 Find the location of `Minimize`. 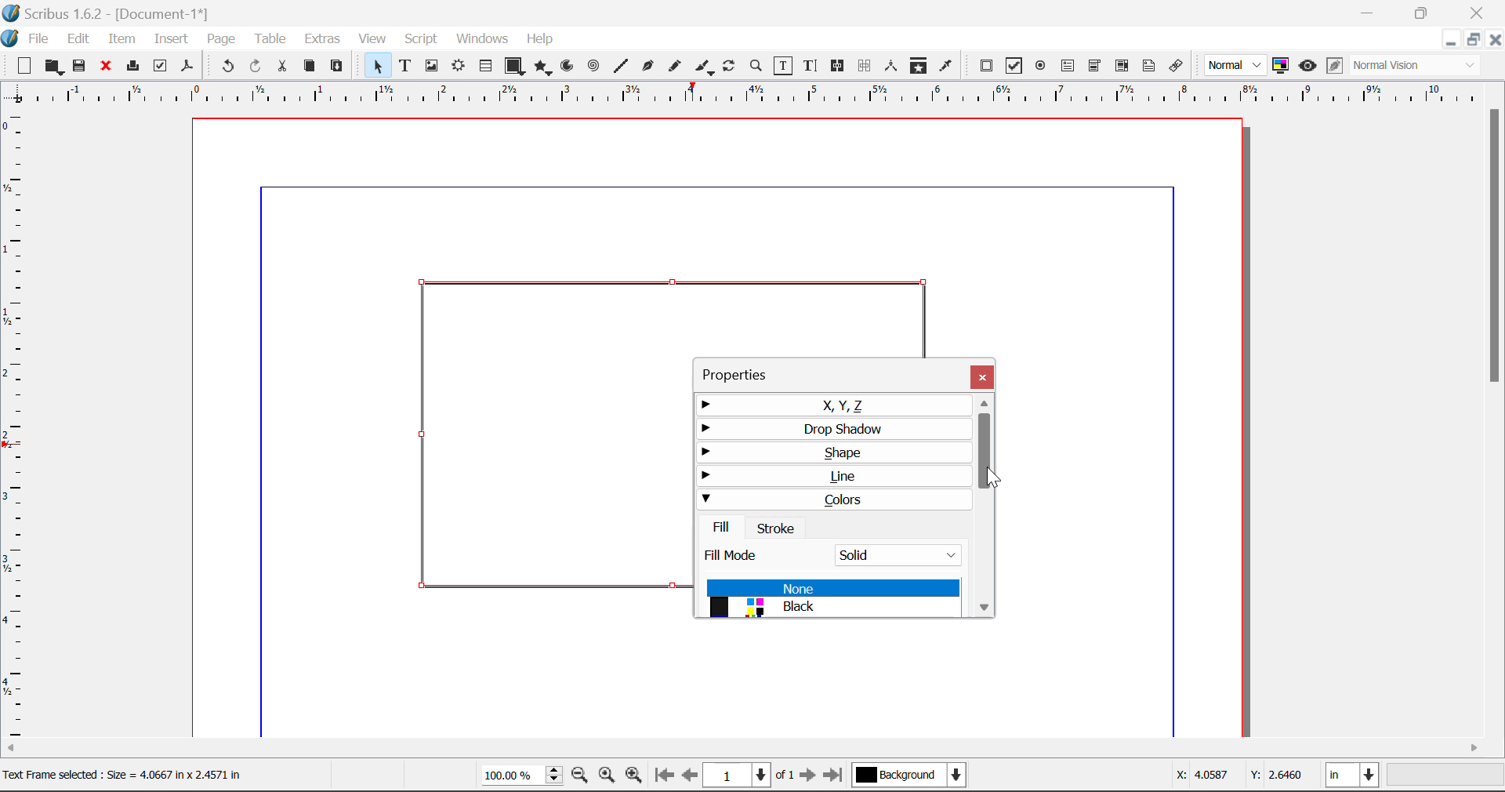

Minimize is located at coordinates (1473, 39).